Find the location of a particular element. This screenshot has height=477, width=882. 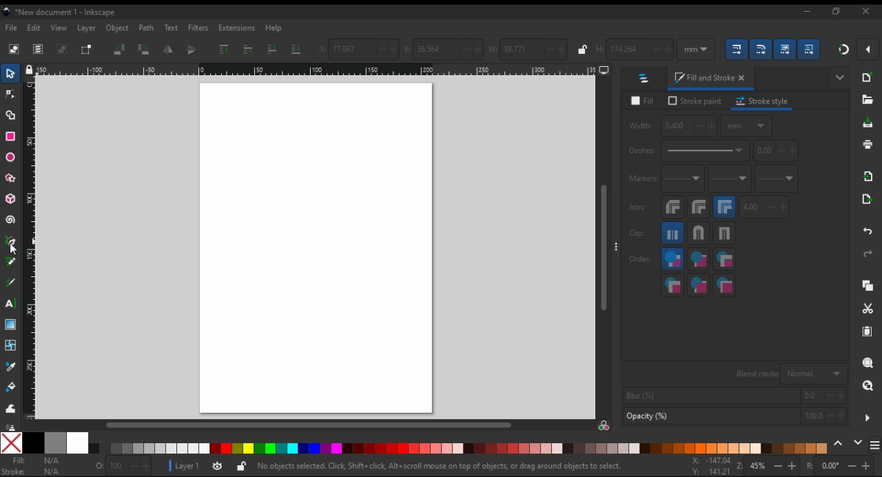

text tool is located at coordinates (11, 303).